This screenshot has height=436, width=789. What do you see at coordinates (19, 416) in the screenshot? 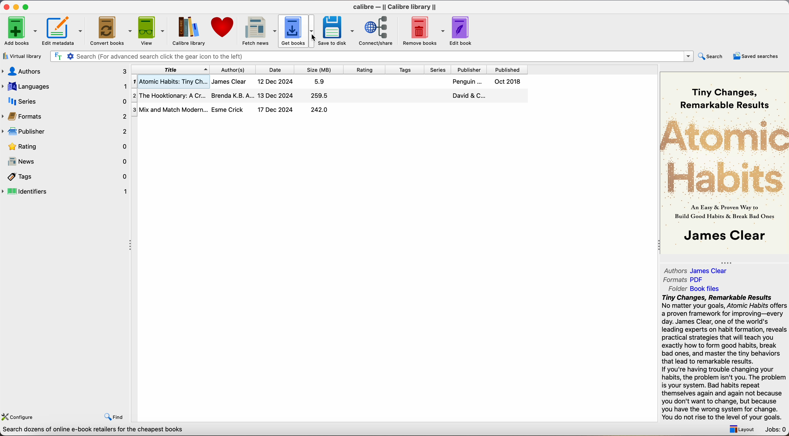
I see `configure` at bounding box center [19, 416].